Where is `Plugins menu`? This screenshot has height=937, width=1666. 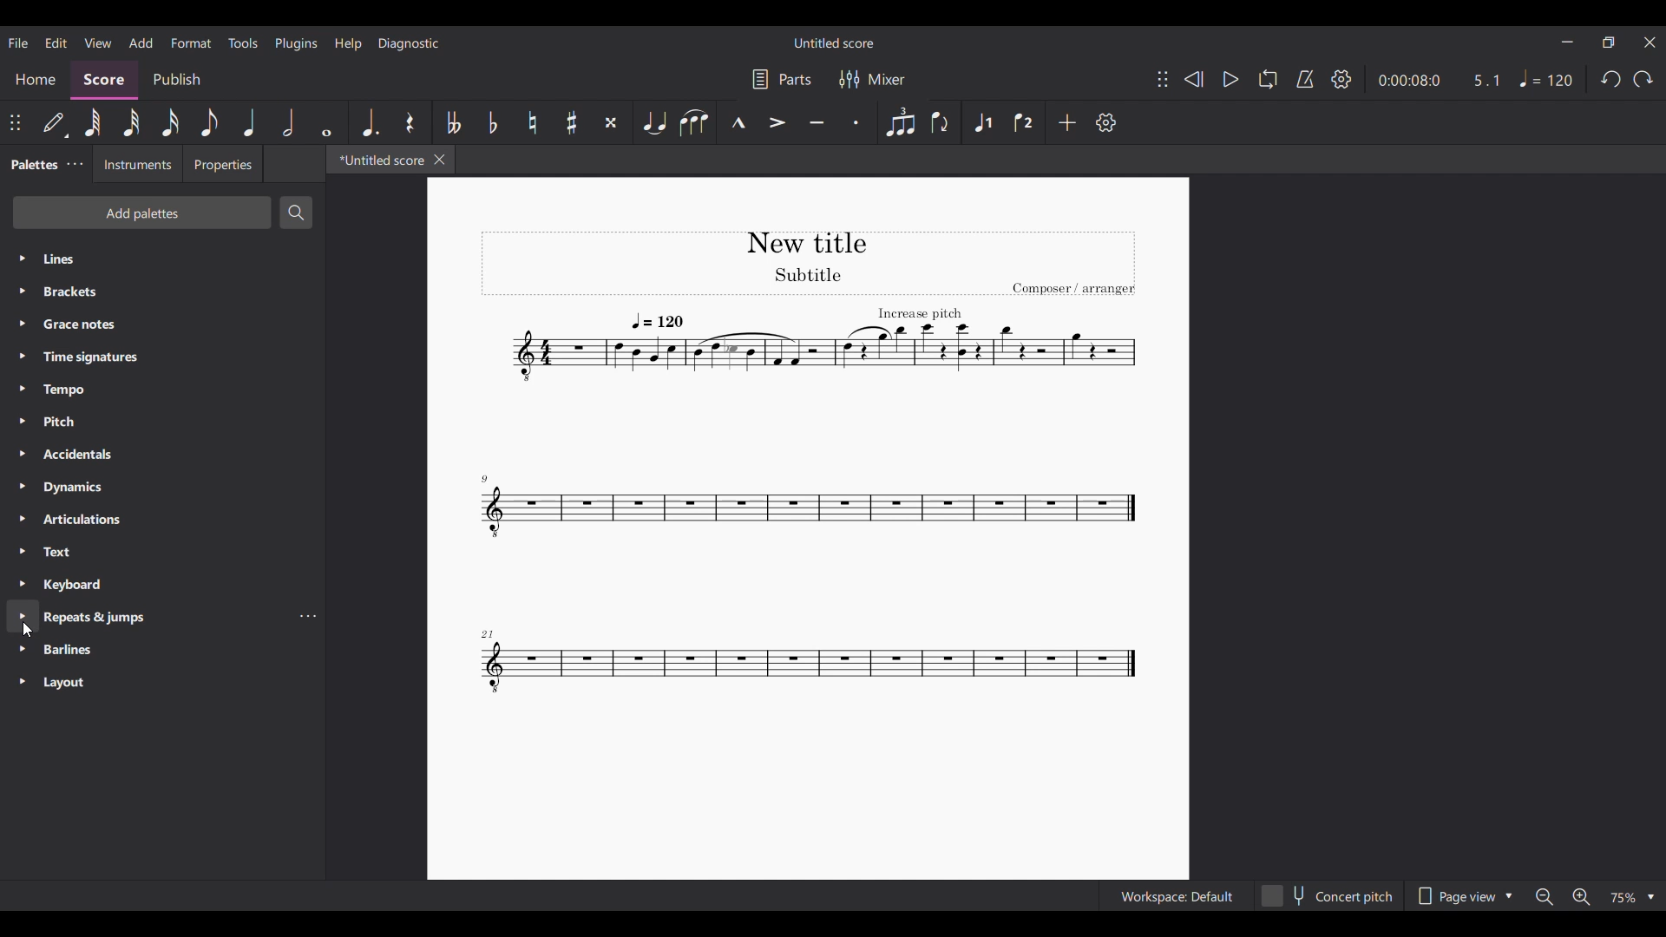
Plugins menu is located at coordinates (297, 43).